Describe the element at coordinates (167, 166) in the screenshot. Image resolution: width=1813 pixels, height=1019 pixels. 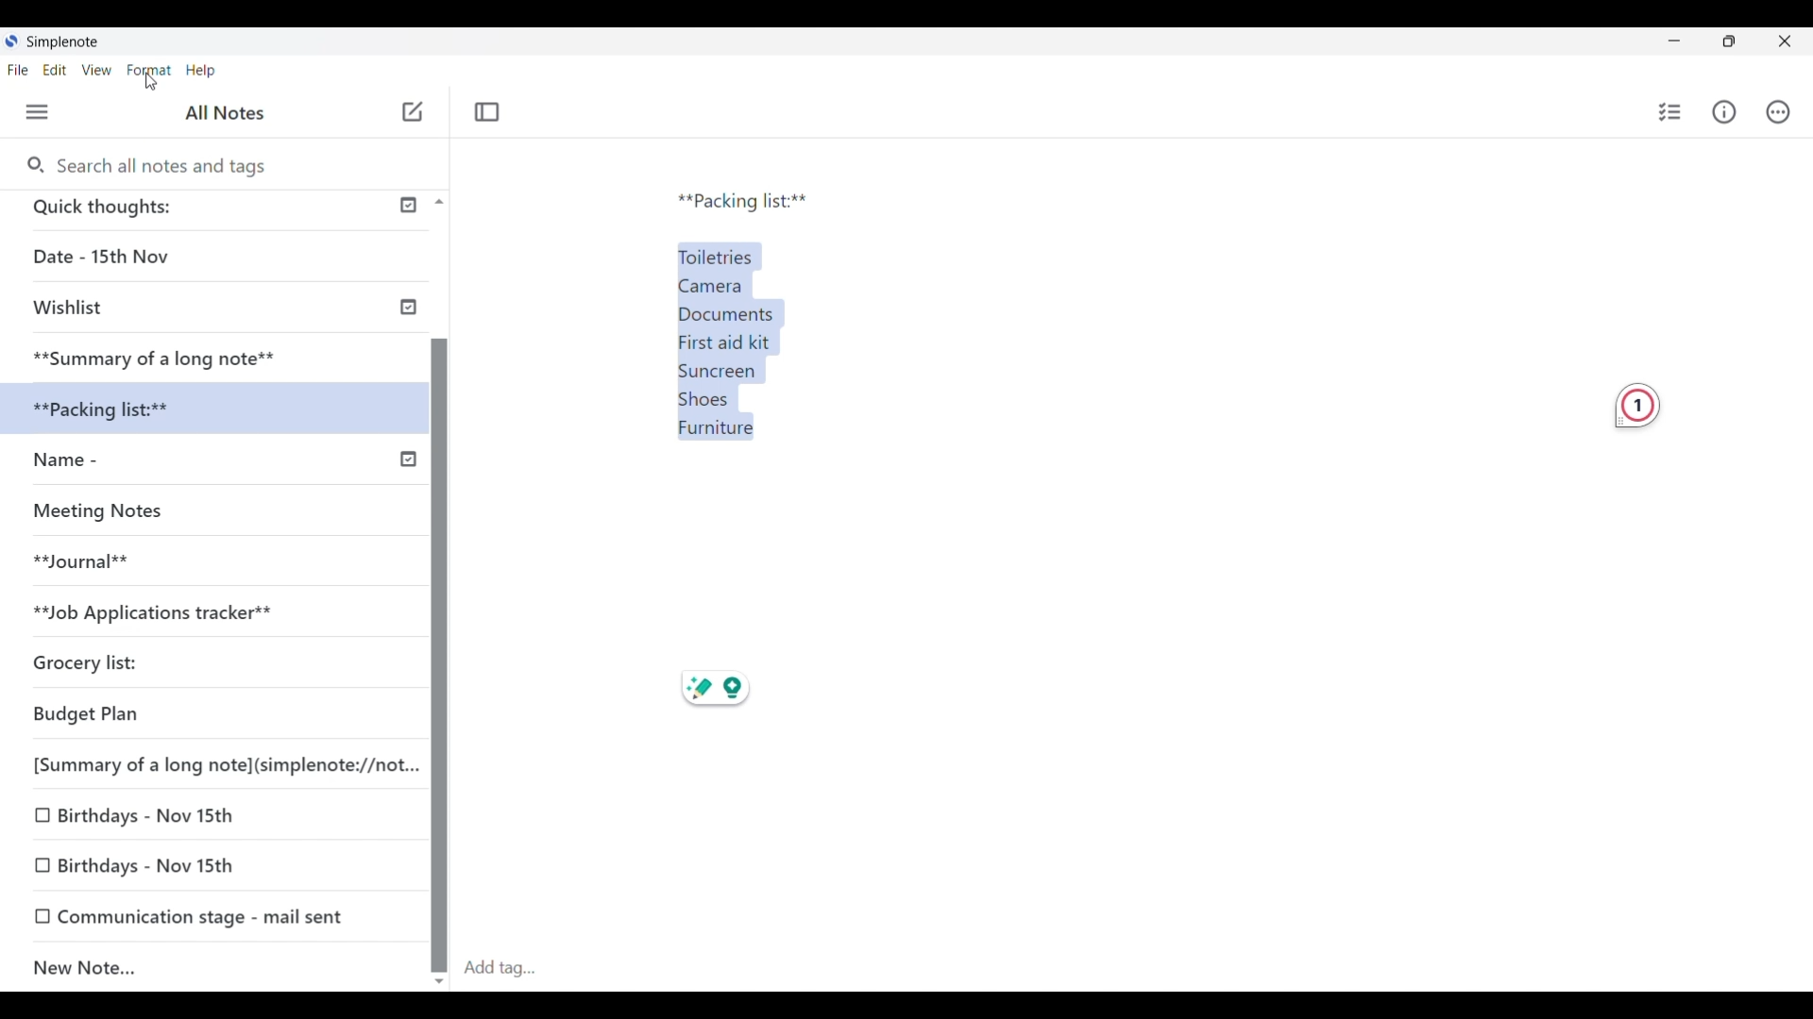
I see `Search all notes and tags` at that location.